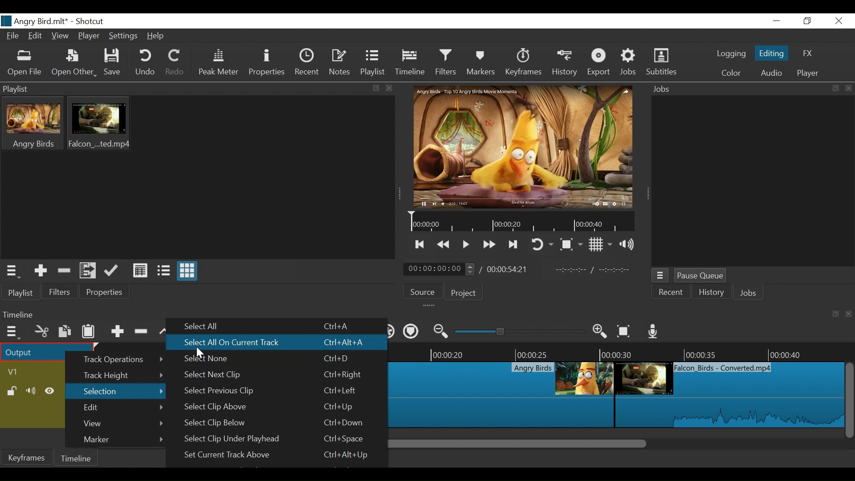 Image resolution: width=855 pixels, height=481 pixels. Describe the element at coordinates (543, 245) in the screenshot. I see `Toggle player looping` at that location.